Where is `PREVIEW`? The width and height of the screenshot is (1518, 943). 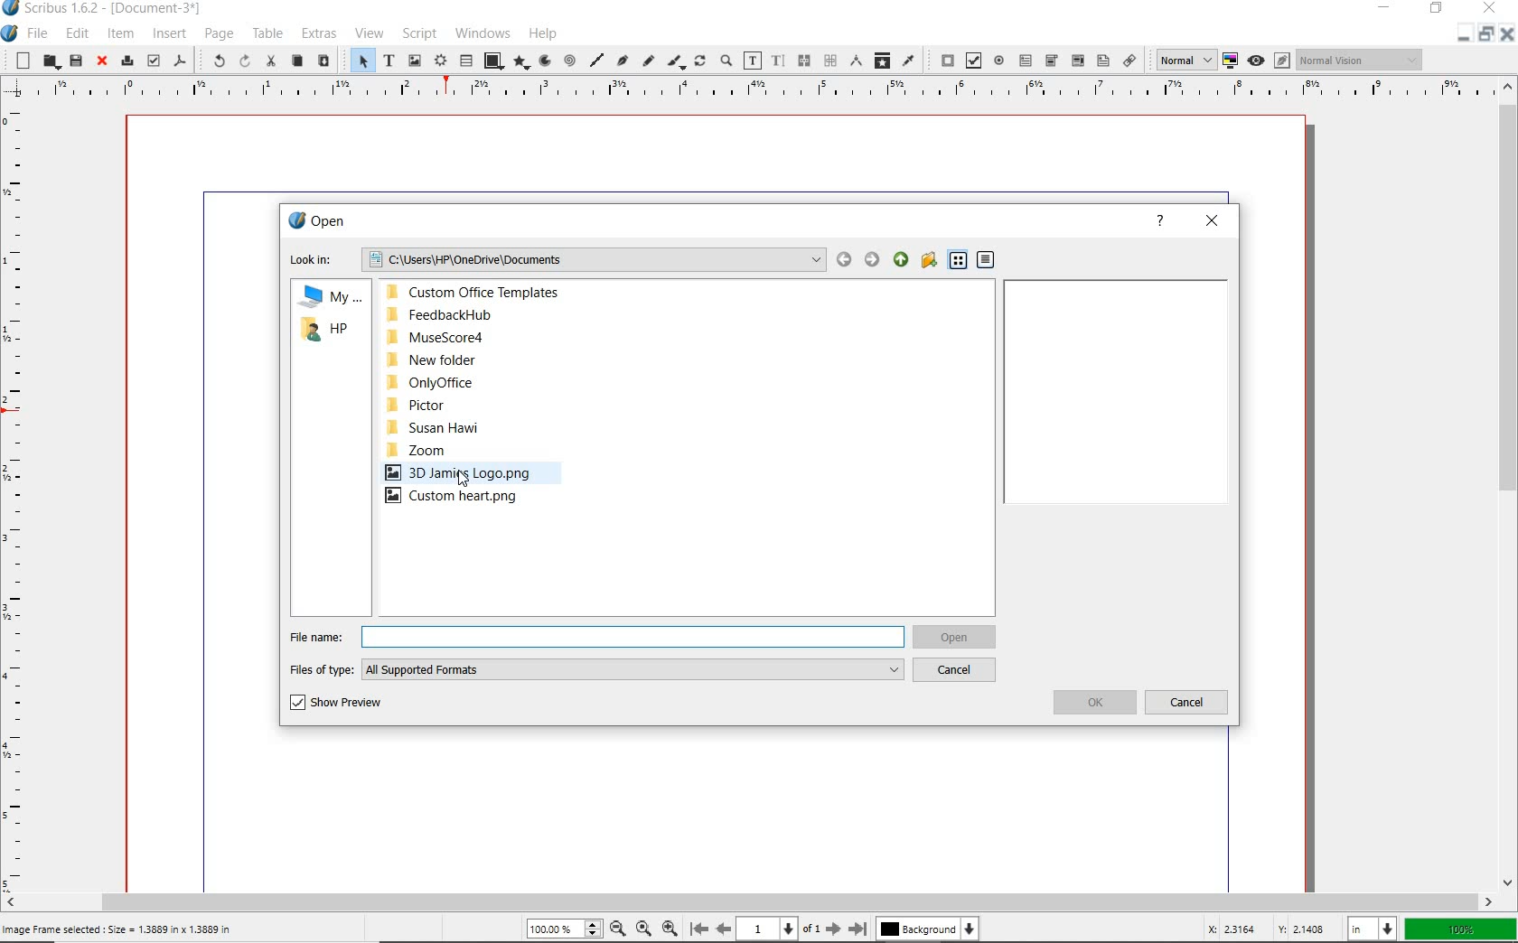
PREVIEW is located at coordinates (1114, 392).